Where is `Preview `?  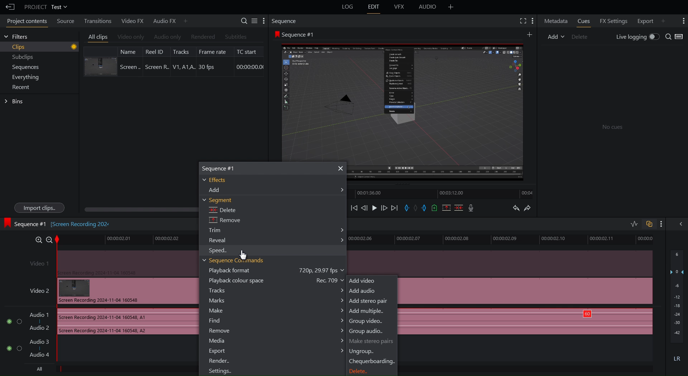 Preview  is located at coordinates (402, 99).